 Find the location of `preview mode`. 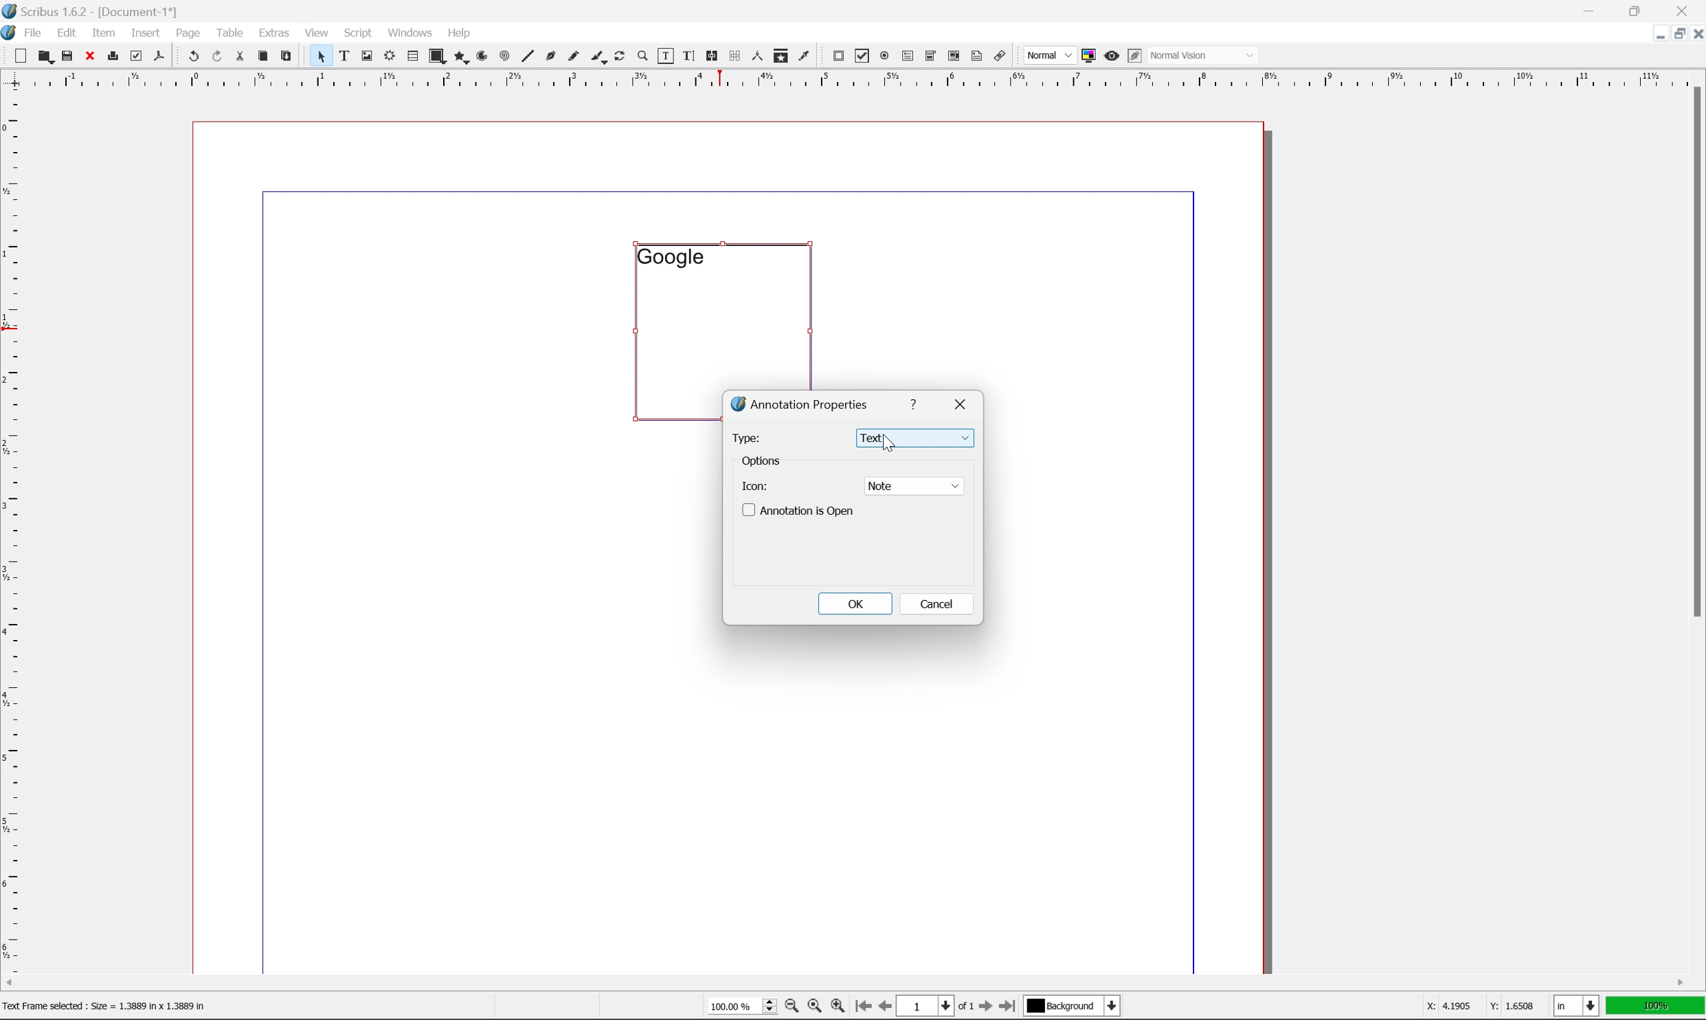

preview mode is located at coordinates (1110, 55).